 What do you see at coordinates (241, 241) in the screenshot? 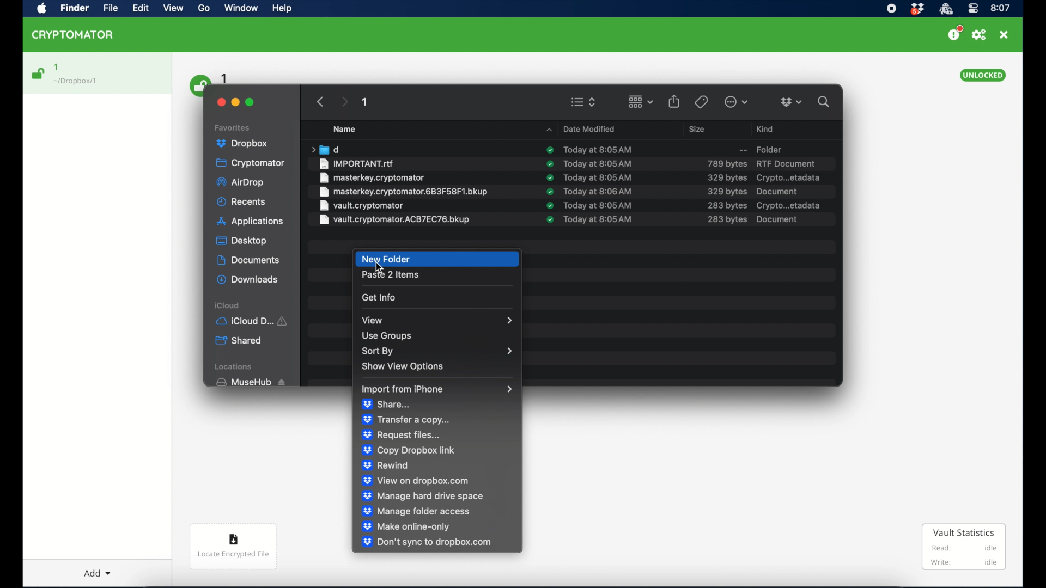
I see `desktop` at bounding box center [241, 241].